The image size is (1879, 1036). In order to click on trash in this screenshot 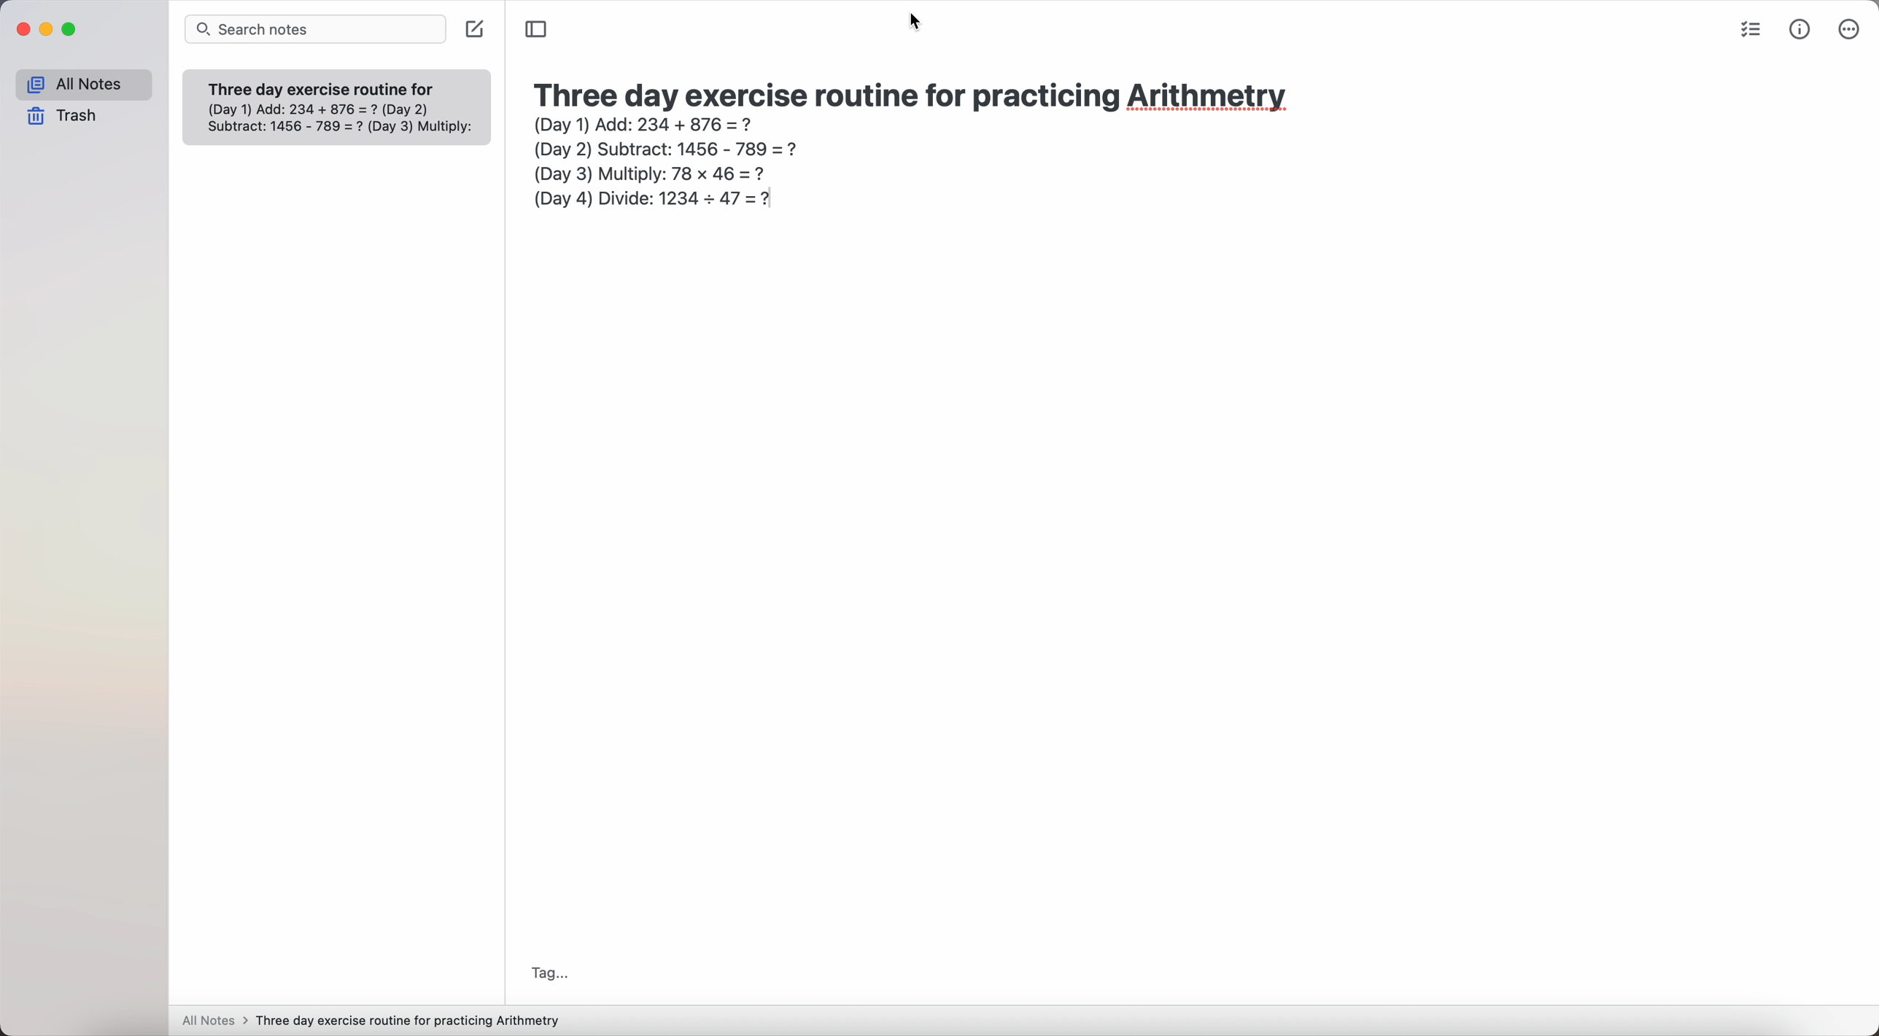, I will do `click(67, 115)`.